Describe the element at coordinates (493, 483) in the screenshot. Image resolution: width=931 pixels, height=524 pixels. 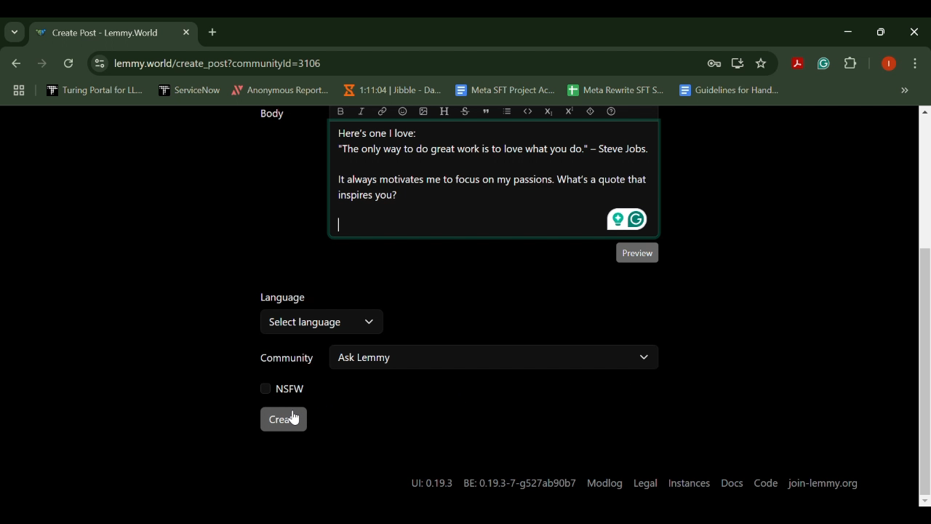
I see `UL0.19.3 BE: 0.19.3-7-g527ab90b7` at that location.